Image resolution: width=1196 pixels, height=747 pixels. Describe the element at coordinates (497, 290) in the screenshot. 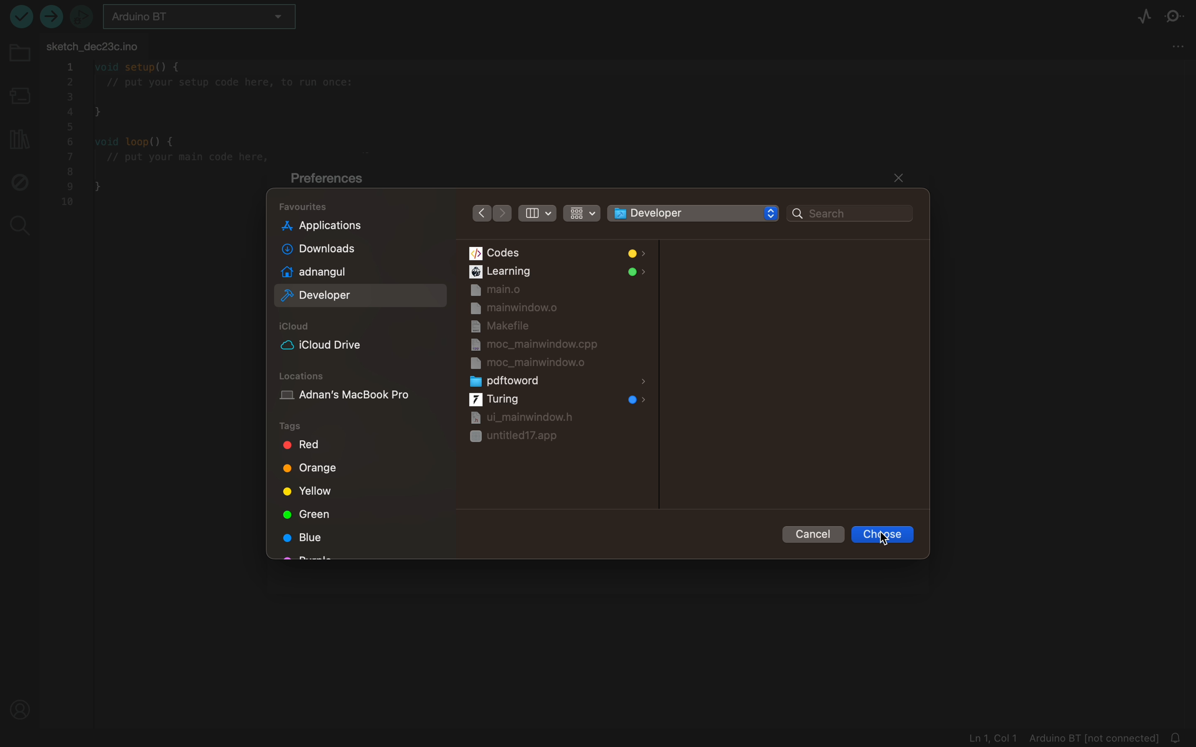

I see `main.o` at that location.